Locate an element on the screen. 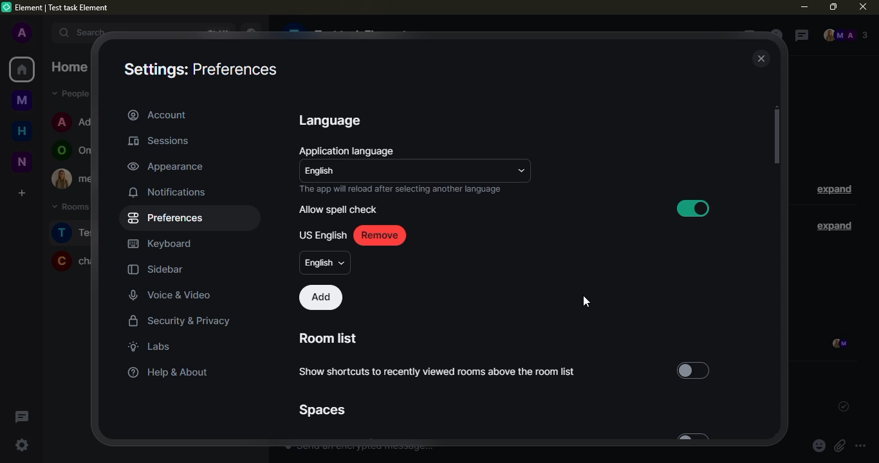  account is located at coordinates (158, 114).